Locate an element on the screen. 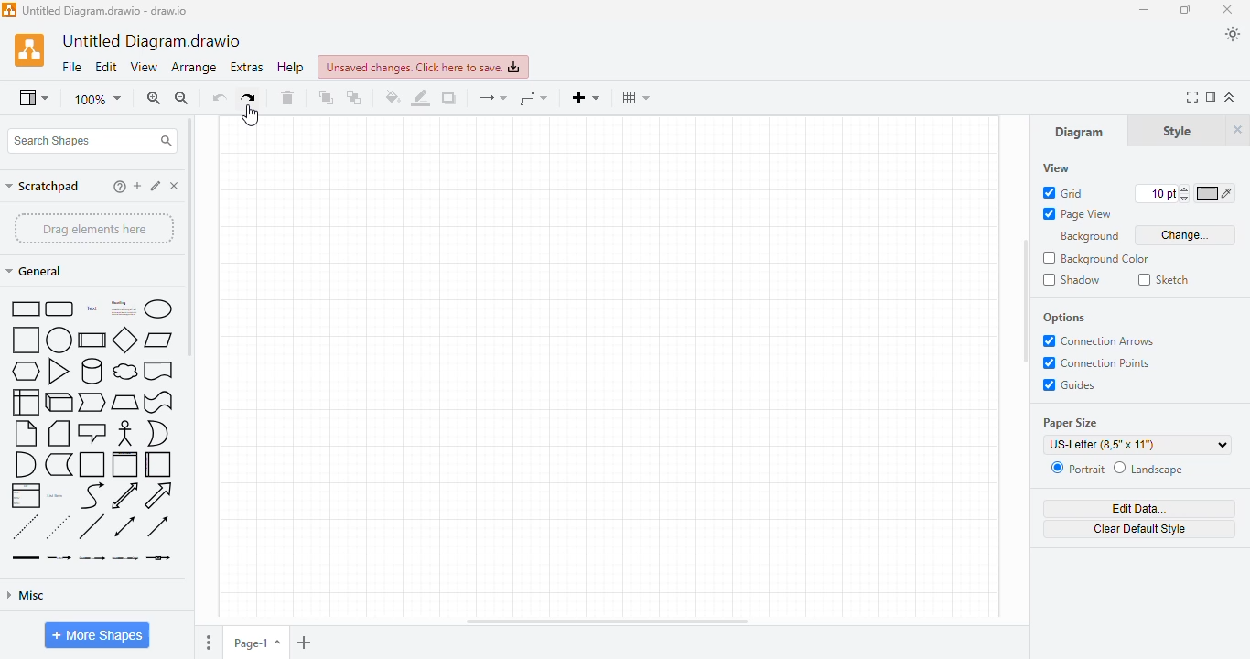 The image size is (1250, 659). hide is located at coordinates (1237, 128).